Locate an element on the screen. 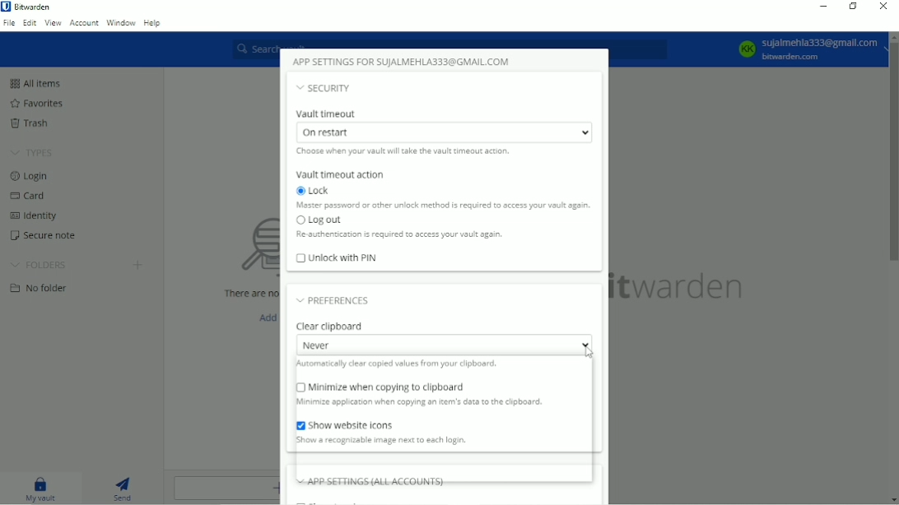 The image size is (899, 505). Bitwarden is located at coordinates (56, 8).